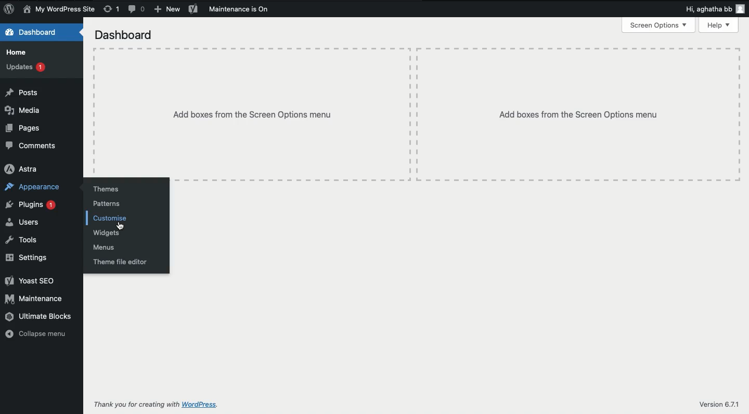 The image size is (749, 414). I want to click on Settings, so click(25, 256).